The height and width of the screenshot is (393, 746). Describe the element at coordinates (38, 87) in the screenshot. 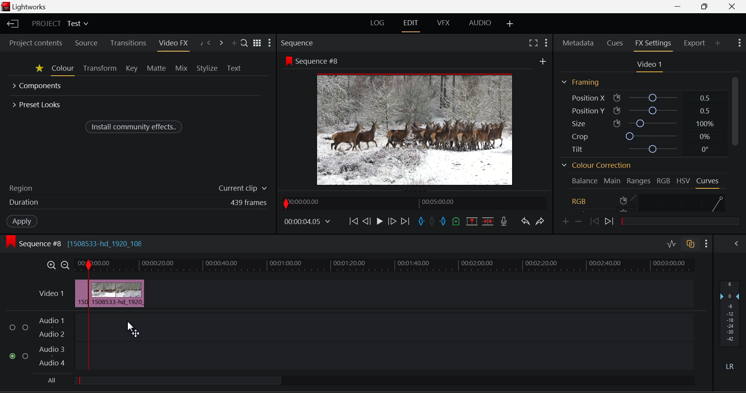

I see `Components Section` at that location.